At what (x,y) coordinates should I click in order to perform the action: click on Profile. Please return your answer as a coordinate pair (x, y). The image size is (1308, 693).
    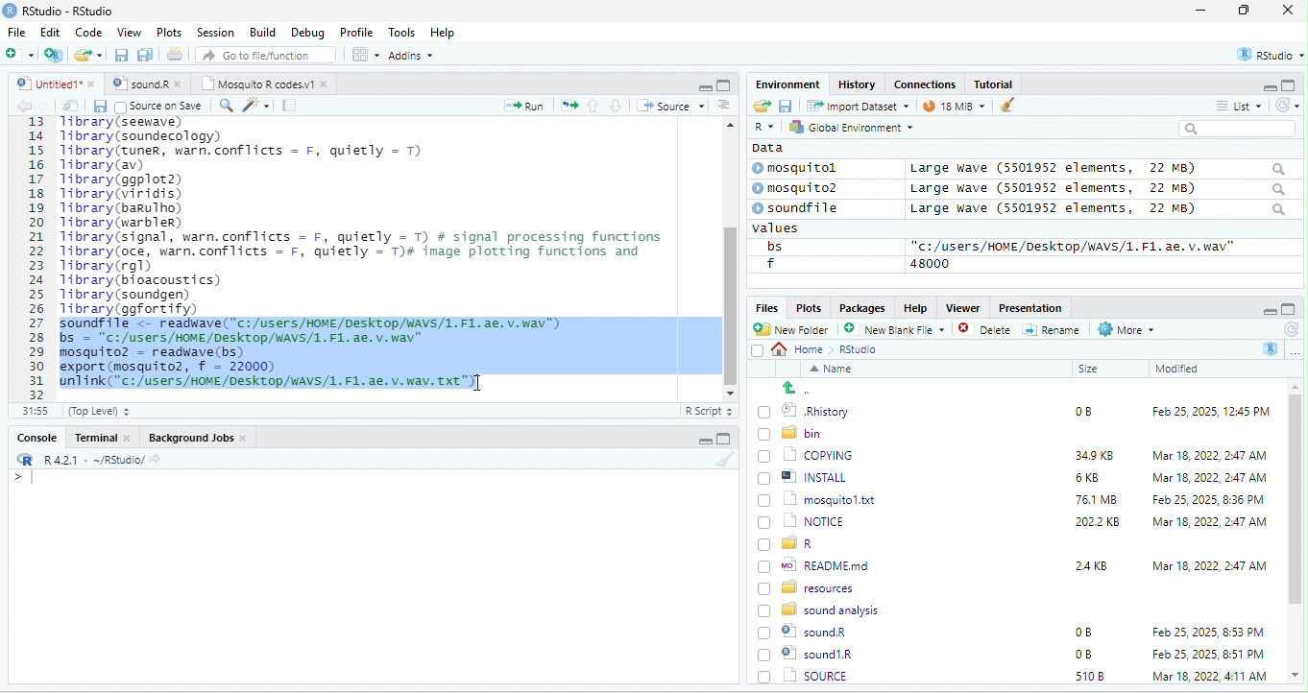
    Looking at the image, I should click on (356, 33).